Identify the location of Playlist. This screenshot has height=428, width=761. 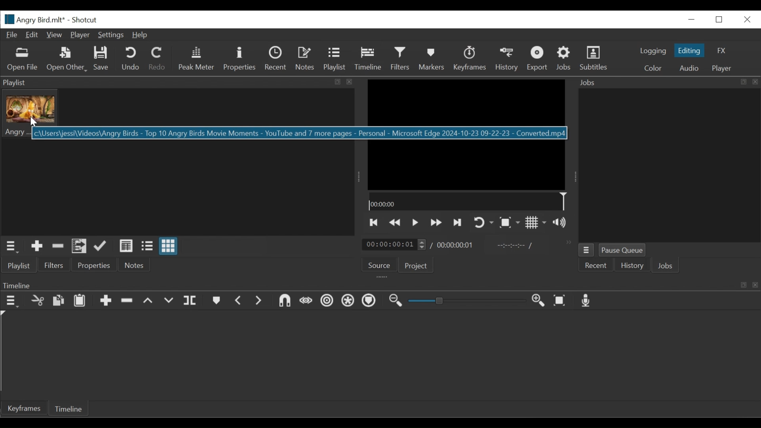
(178, 82).